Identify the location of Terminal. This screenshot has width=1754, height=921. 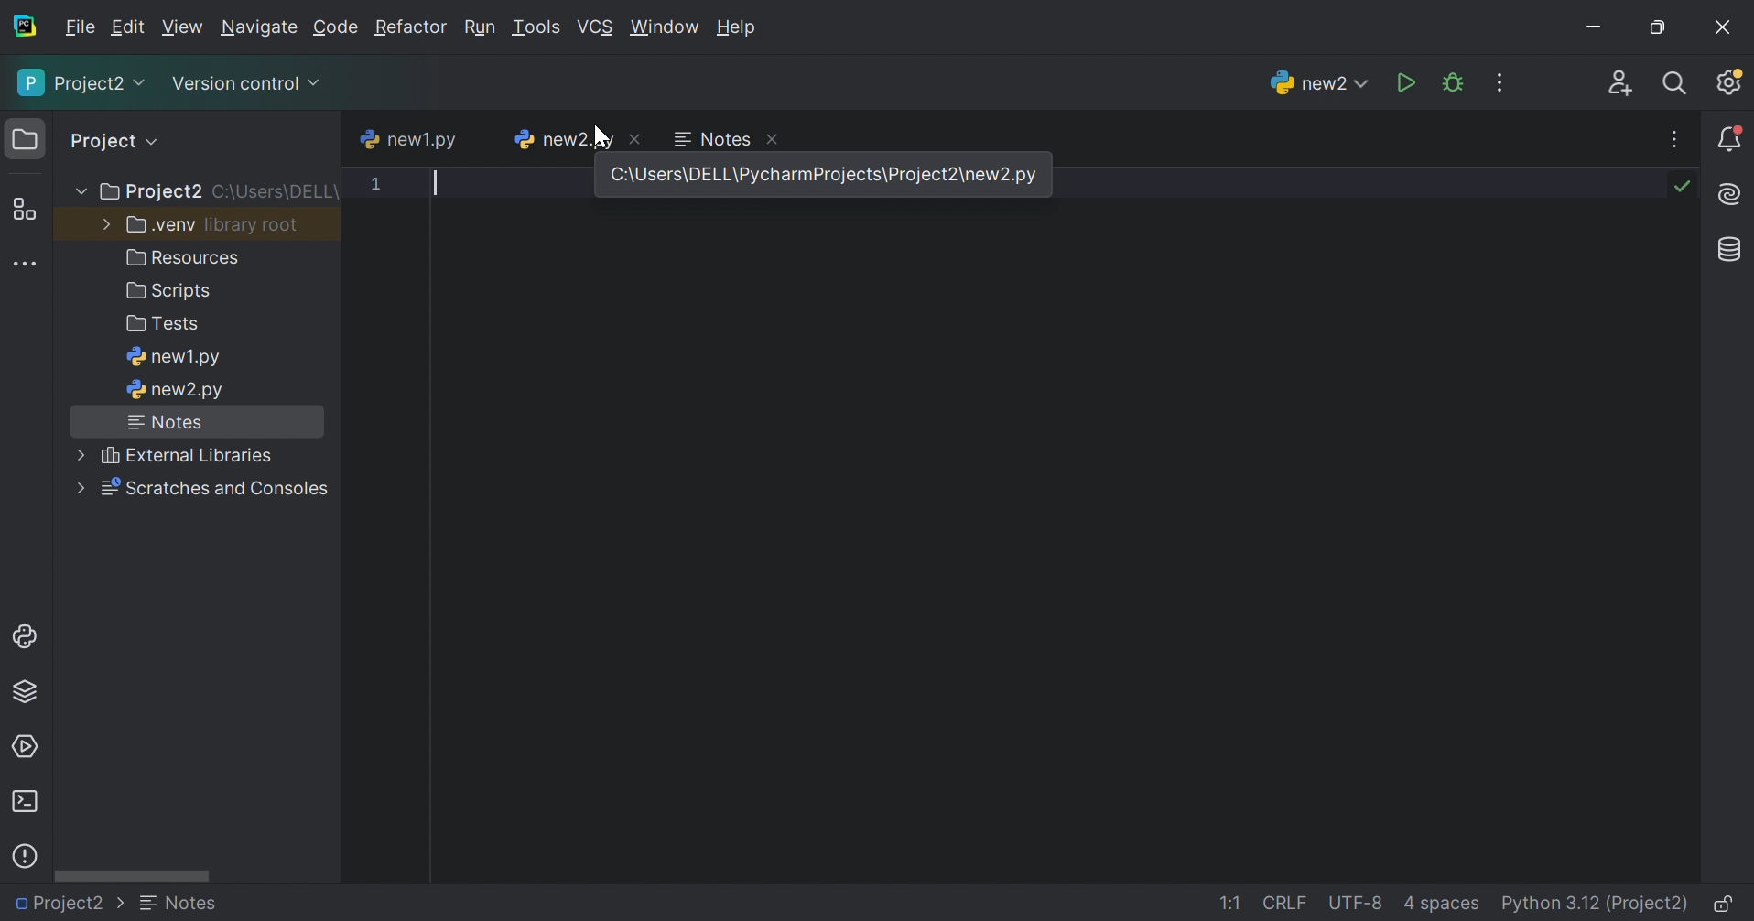
(26, 801).